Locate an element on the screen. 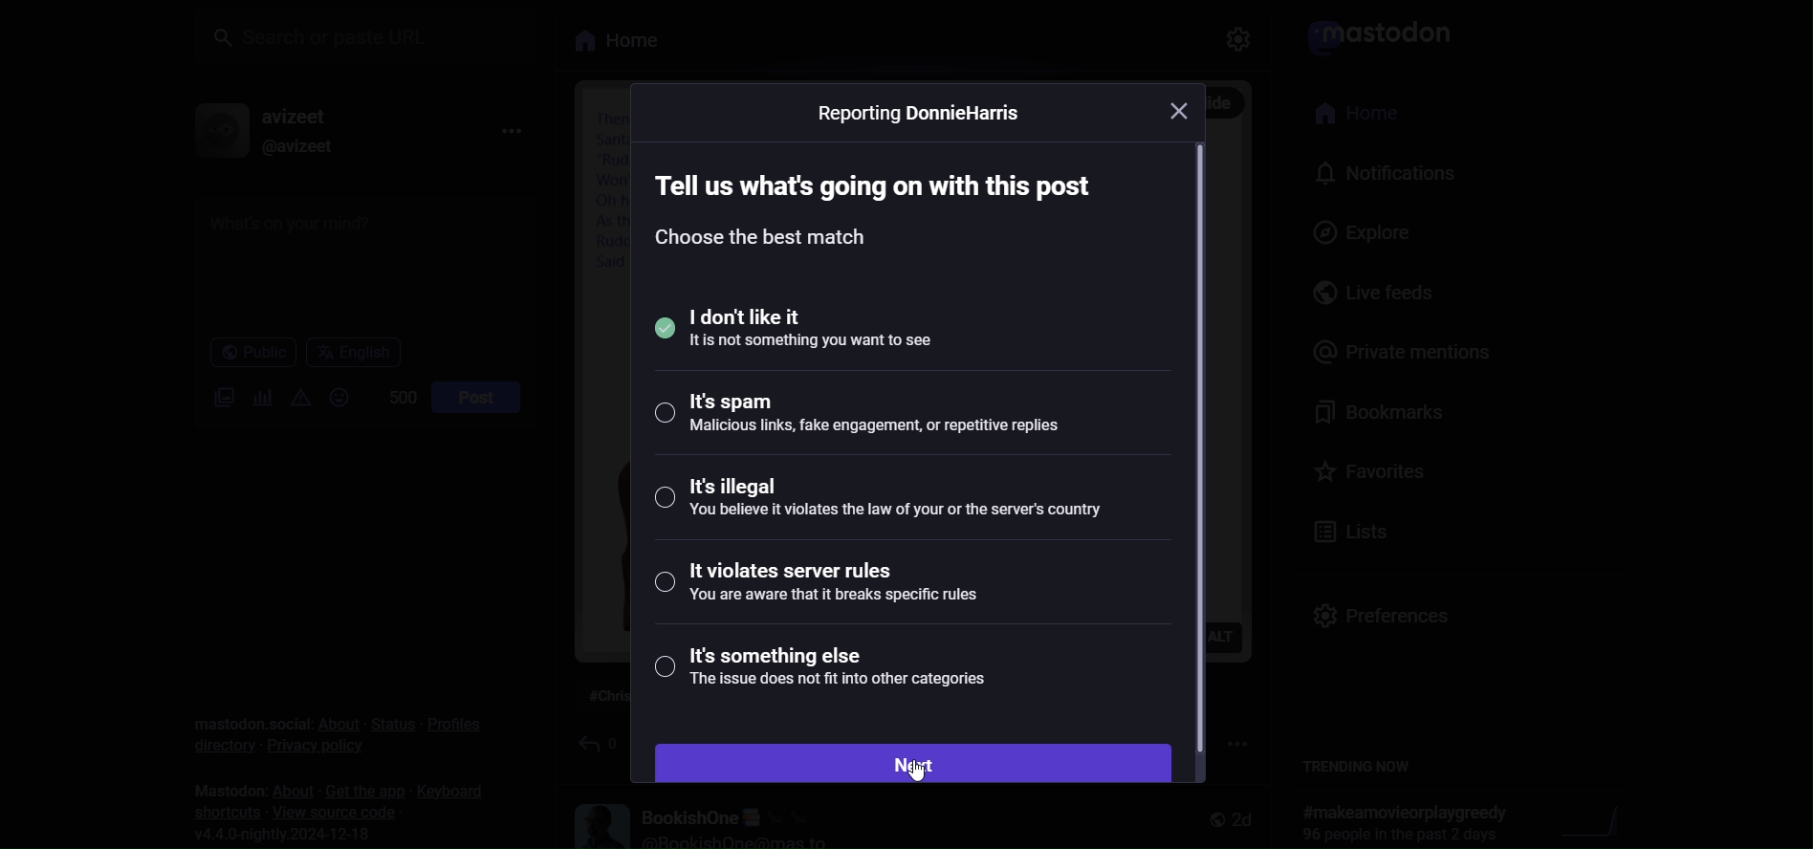 The width and height of the screenshot is (1813, 849). shortcut is located at coordinates (221, 812).